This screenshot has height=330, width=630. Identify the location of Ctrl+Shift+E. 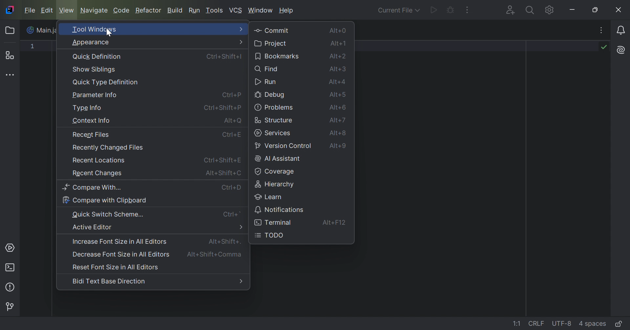
(224, 161).